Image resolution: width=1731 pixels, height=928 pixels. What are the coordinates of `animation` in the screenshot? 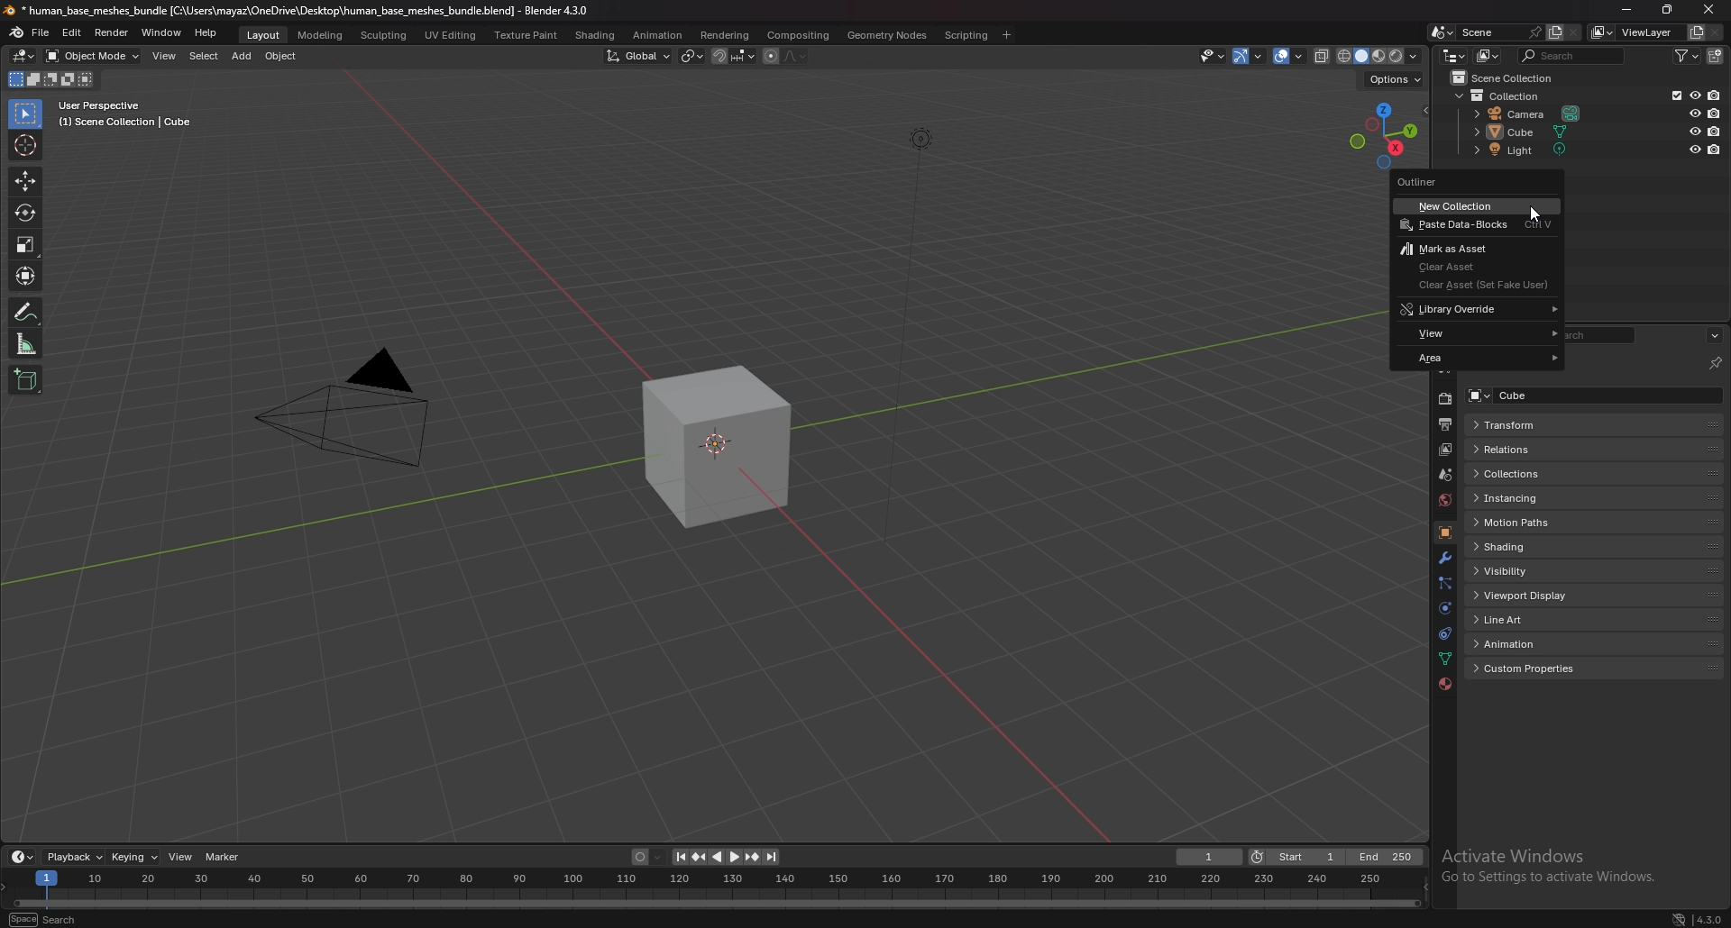 It's located at (1535, 642).